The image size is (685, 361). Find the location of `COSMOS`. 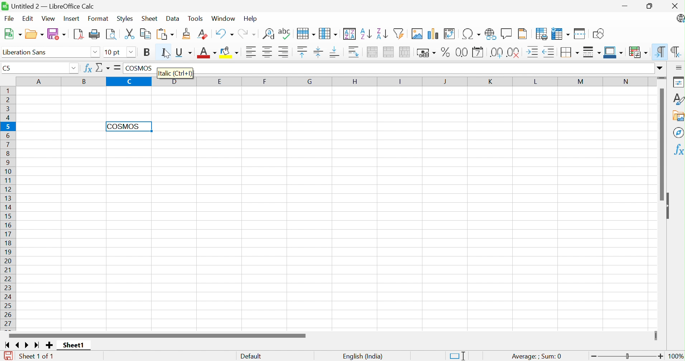

COSMOS is located at coordinates (139, 68).